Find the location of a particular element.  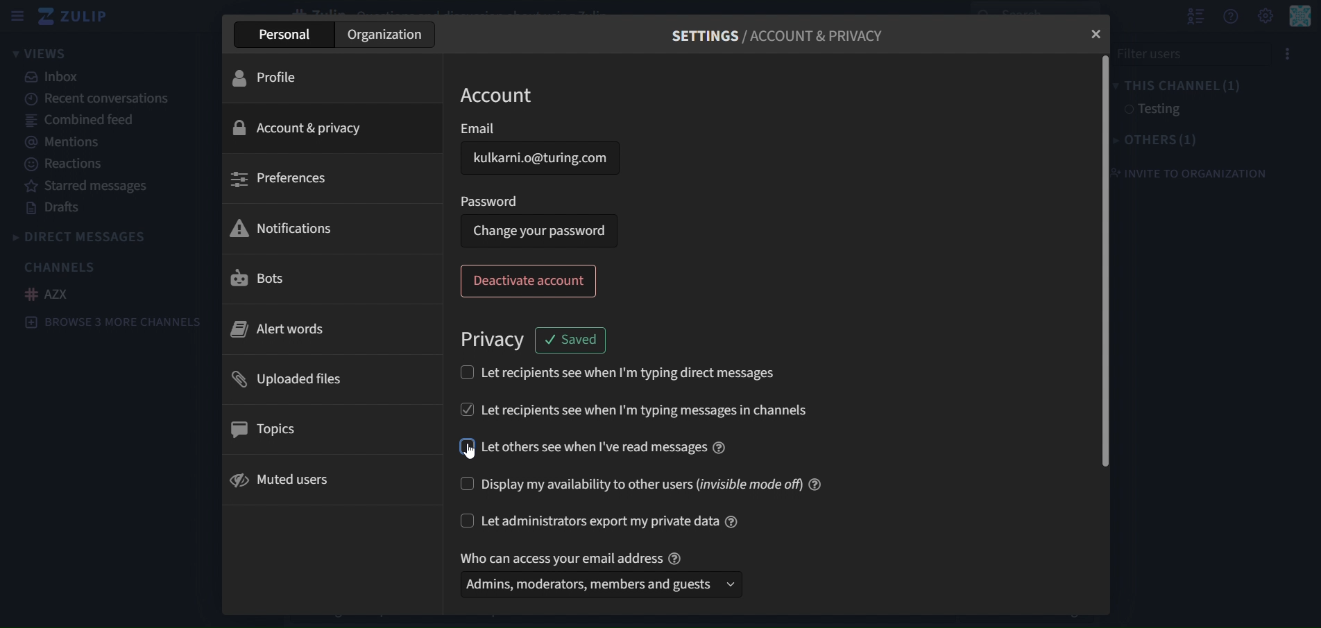

inbox is located at coordinates (55, 78).